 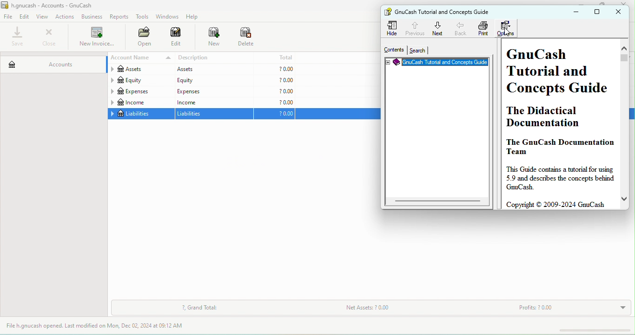 I want to click on the didactical documentation, so click(x=555, y=117).